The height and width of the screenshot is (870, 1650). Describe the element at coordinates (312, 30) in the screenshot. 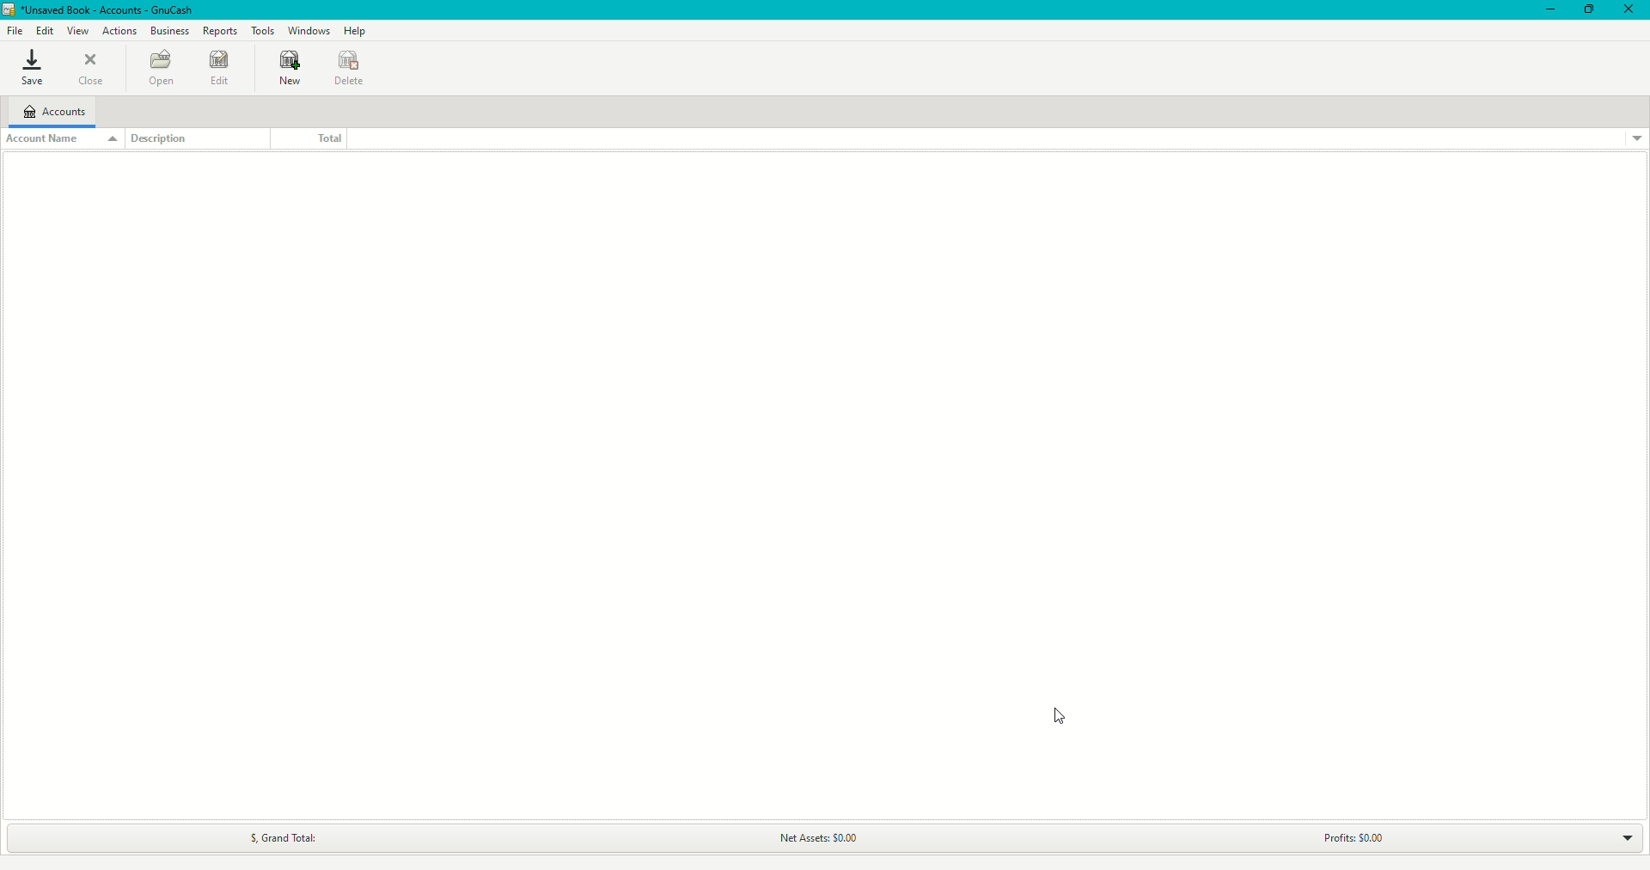

I see `Windows` at that location.